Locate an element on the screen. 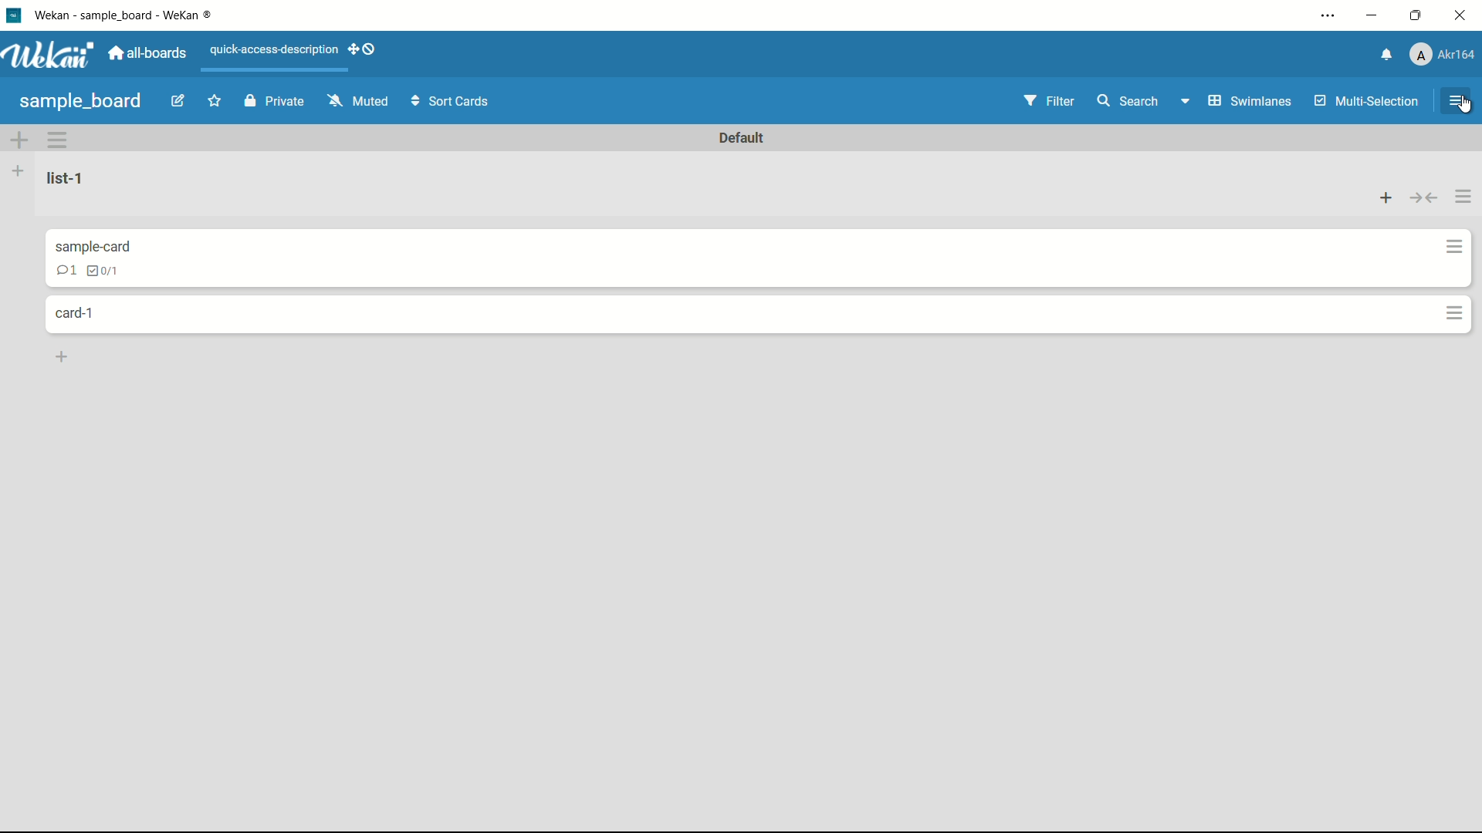  add swimlane is located at coordinates (19, 140).